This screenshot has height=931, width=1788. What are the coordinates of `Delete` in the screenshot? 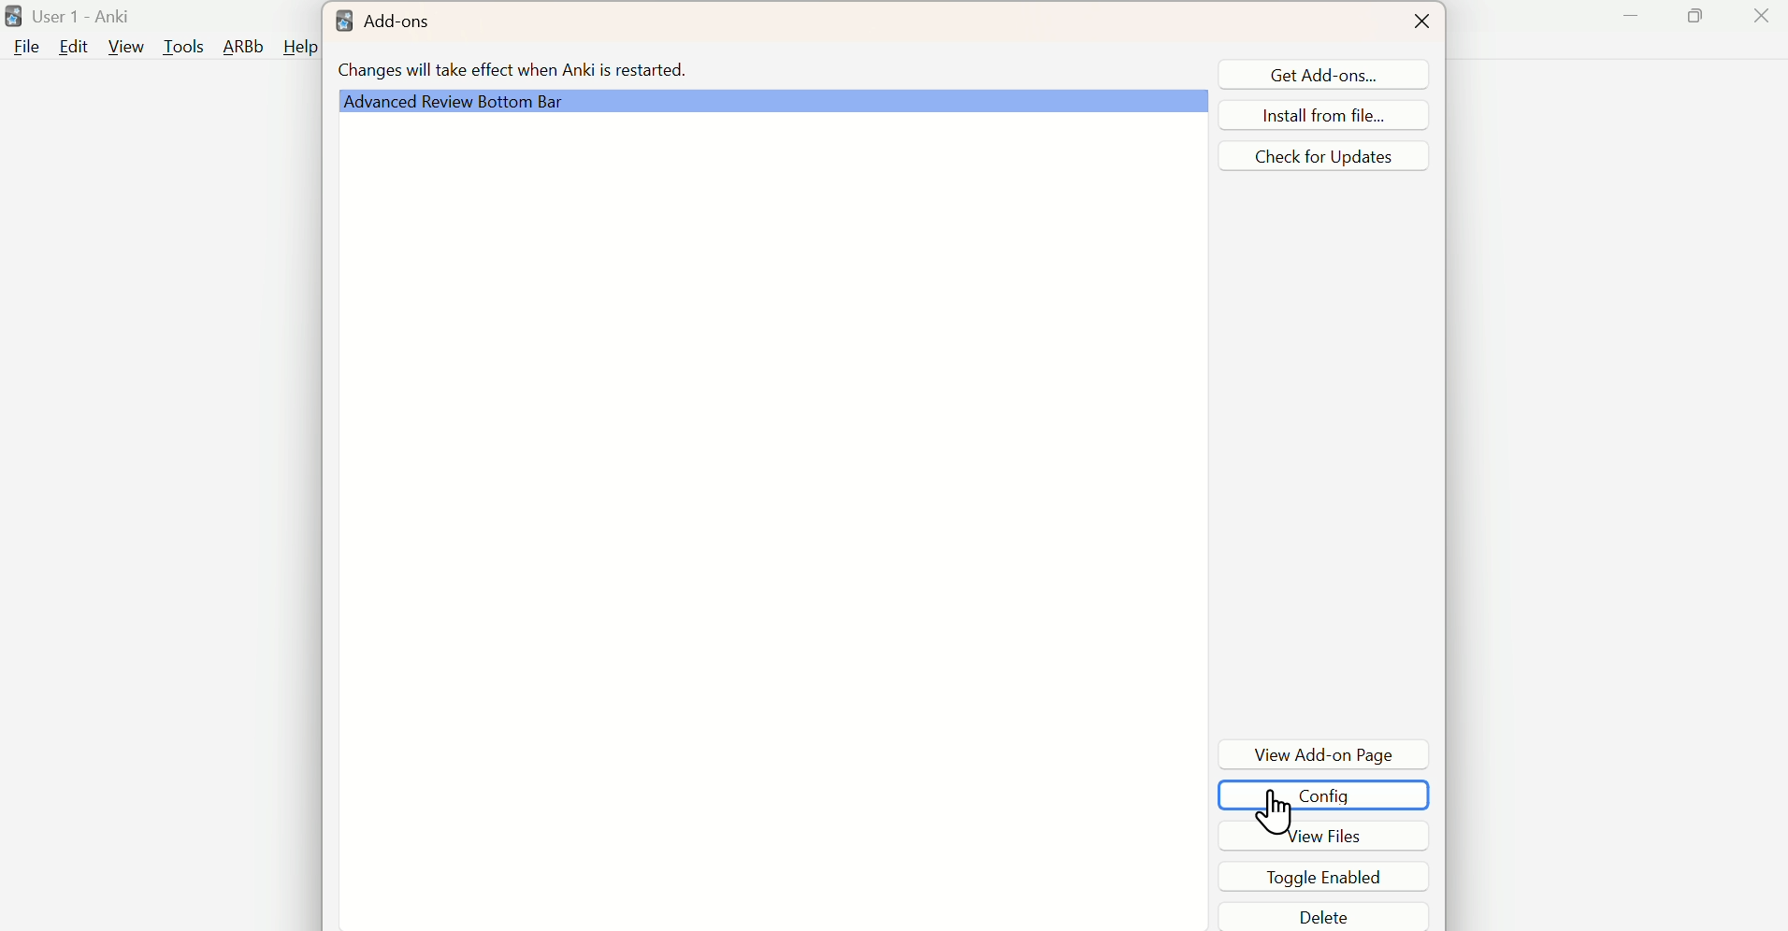 It's located at (1324, 918).